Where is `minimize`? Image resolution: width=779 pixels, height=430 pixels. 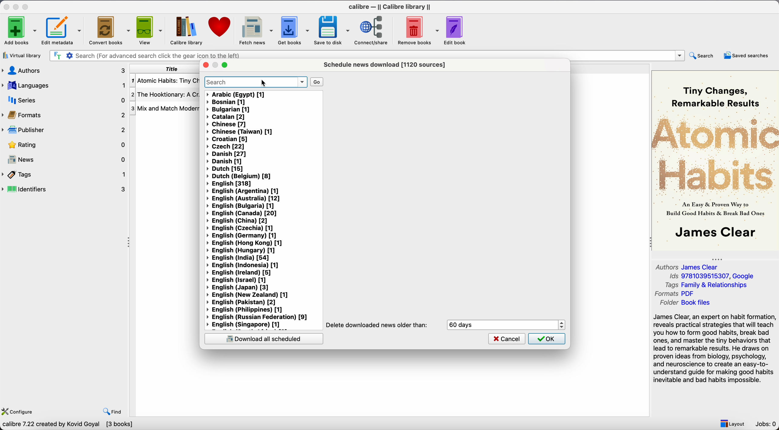
minimize is located at coordinates (17, 6).